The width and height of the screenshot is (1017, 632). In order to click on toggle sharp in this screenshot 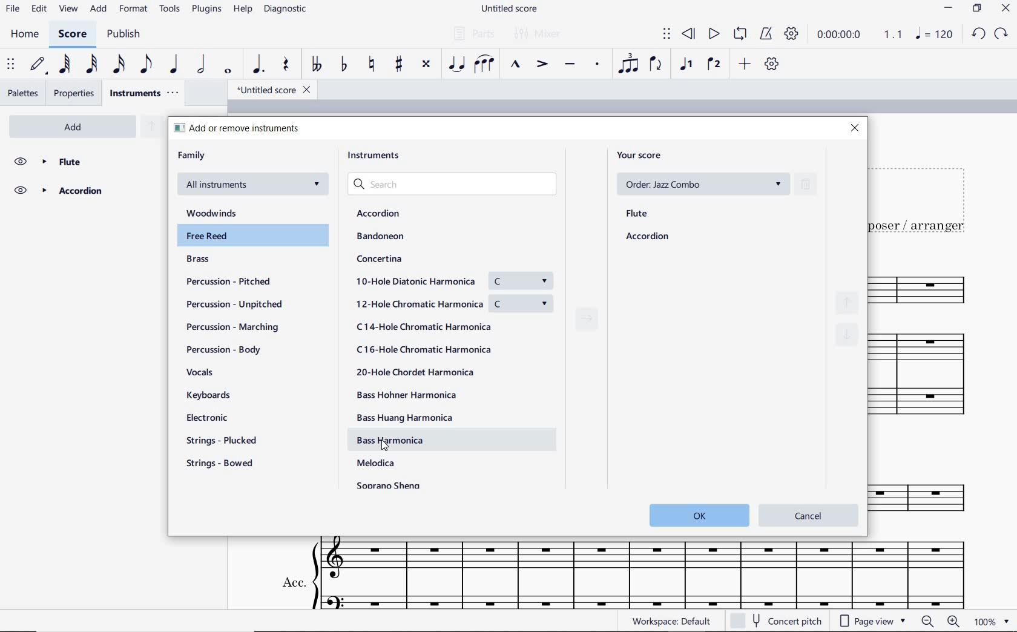, I will do `click(398, 65)`.